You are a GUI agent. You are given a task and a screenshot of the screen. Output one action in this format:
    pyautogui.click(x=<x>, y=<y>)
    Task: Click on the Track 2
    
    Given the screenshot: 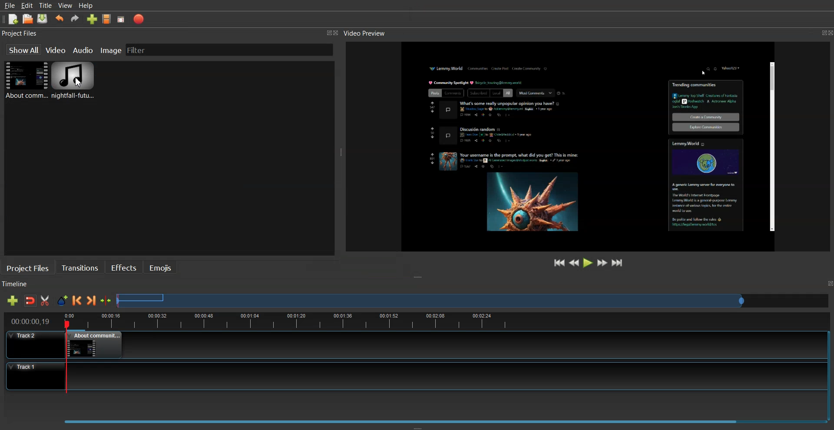 What is the action you would take?
    pyautogui.click(x=410, y=345)
    